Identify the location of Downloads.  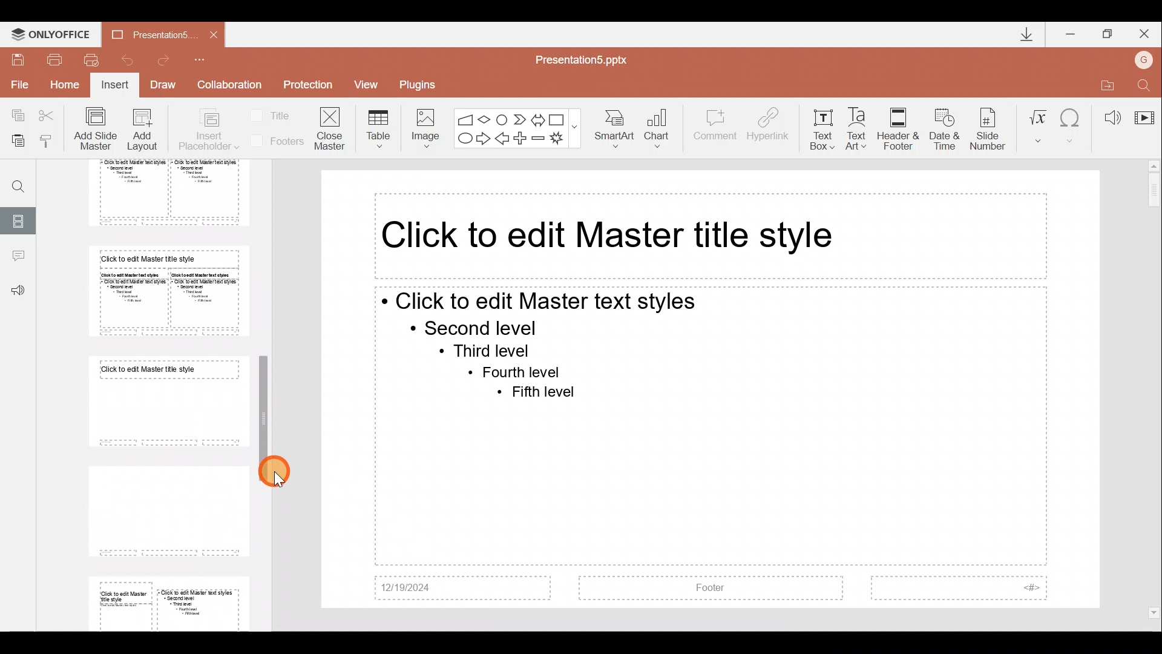
(1022, 34).